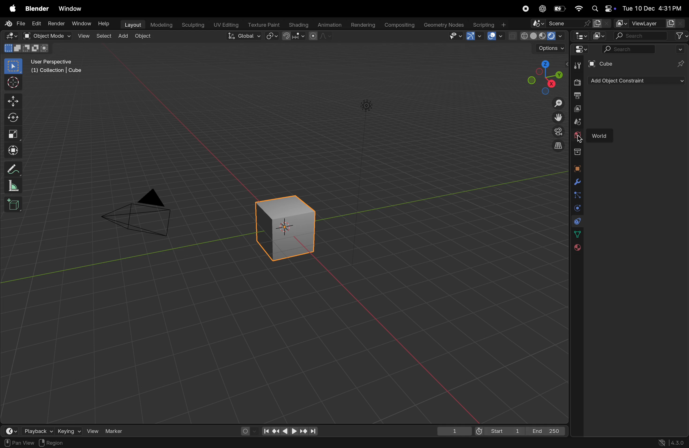 This screenshot has width=689, height=448. What do you see at coordinates (556, 117) in the screenshot?
I see `move the view` at bounding box center [556, 117].